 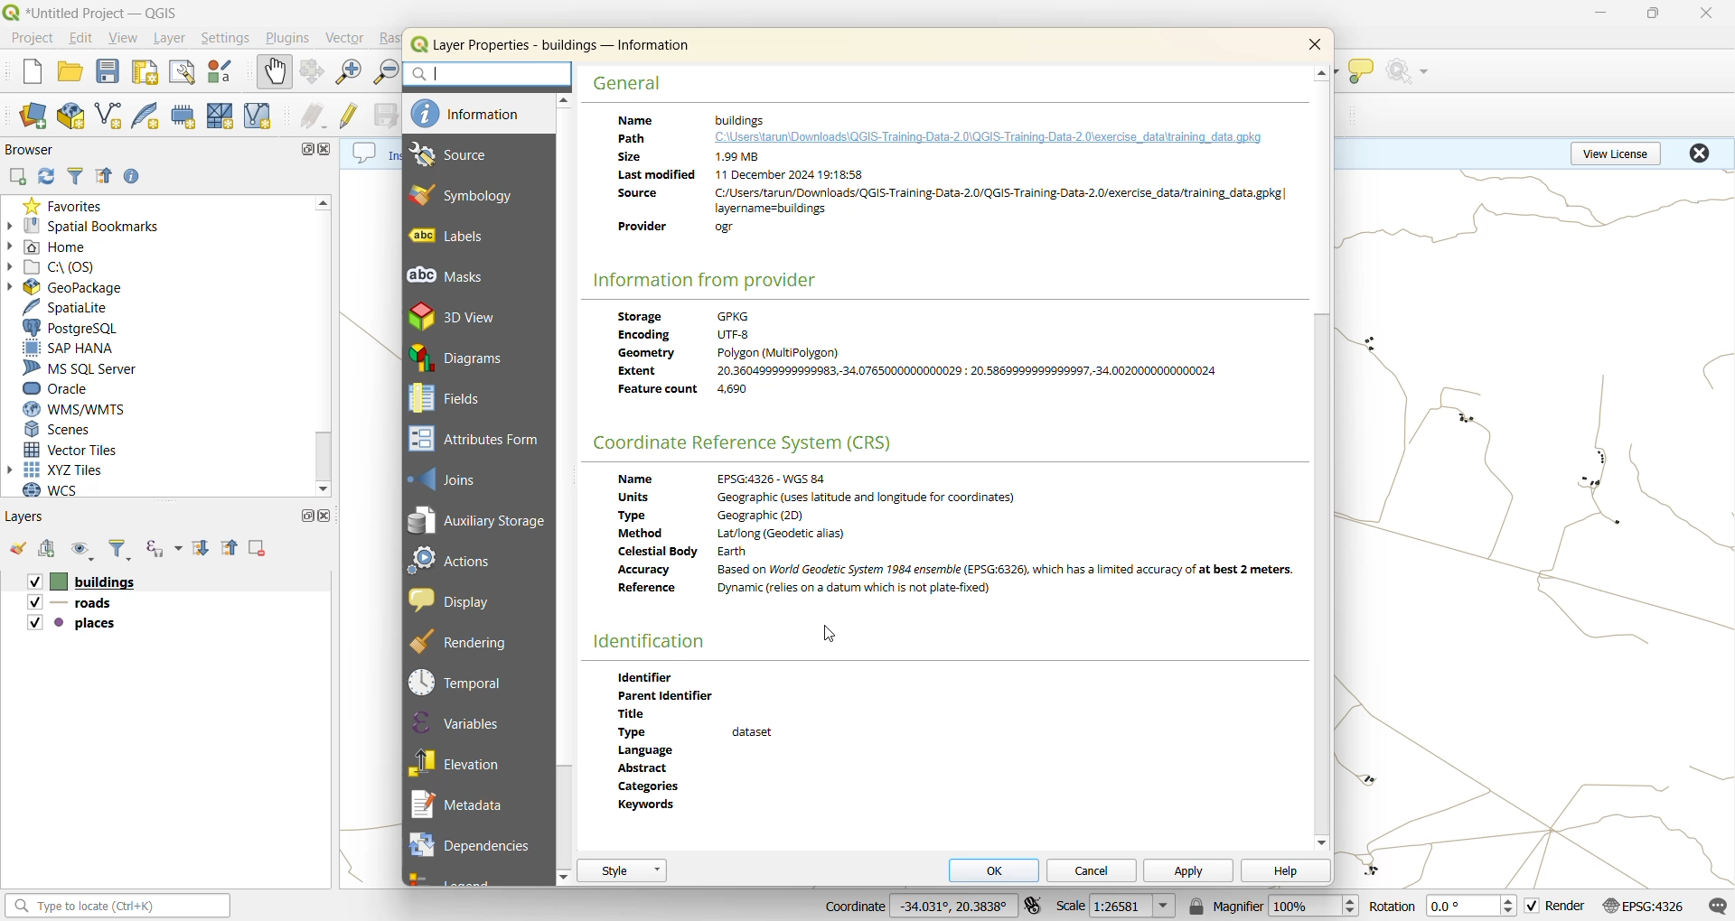 I want to click on path, so click(x=627, y=137).